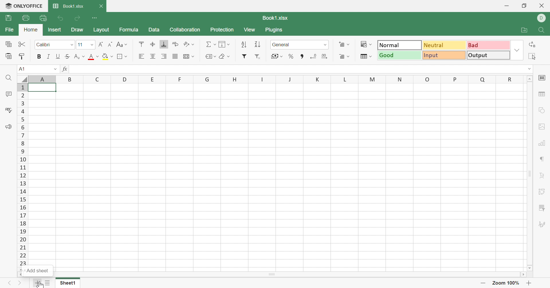 The image size is (550, 288). I want to click on View, so click(249, 30).